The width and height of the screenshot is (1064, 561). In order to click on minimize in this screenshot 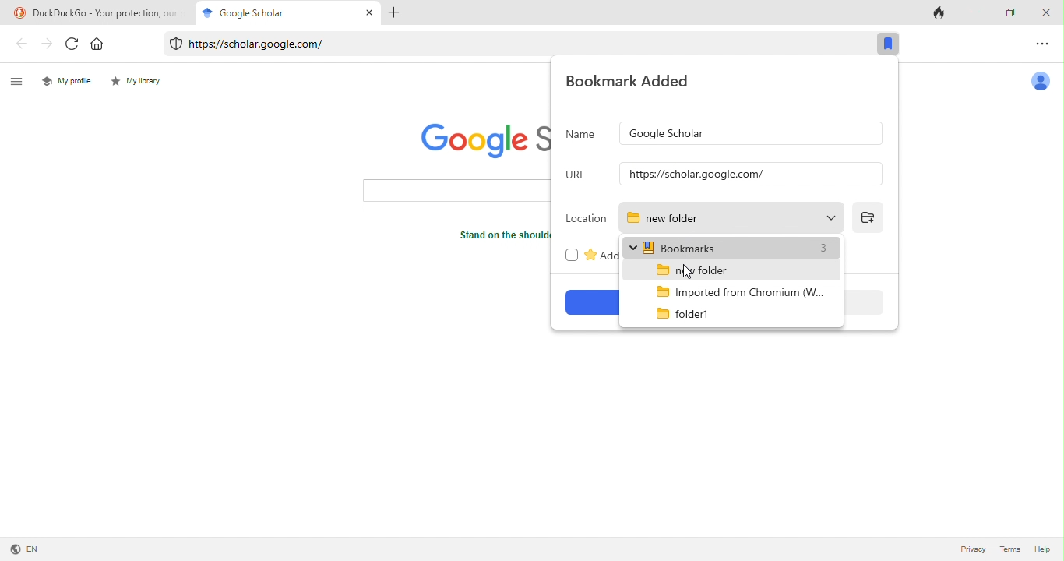, I will do `click(976, 12)`.